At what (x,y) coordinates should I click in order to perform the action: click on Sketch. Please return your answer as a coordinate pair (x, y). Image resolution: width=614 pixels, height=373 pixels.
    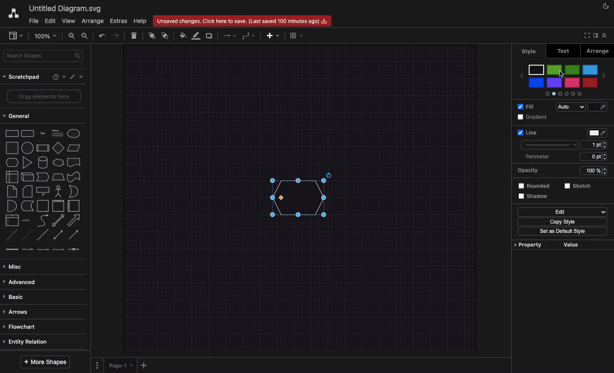
    Looking at the image, I should click on (580, 186).